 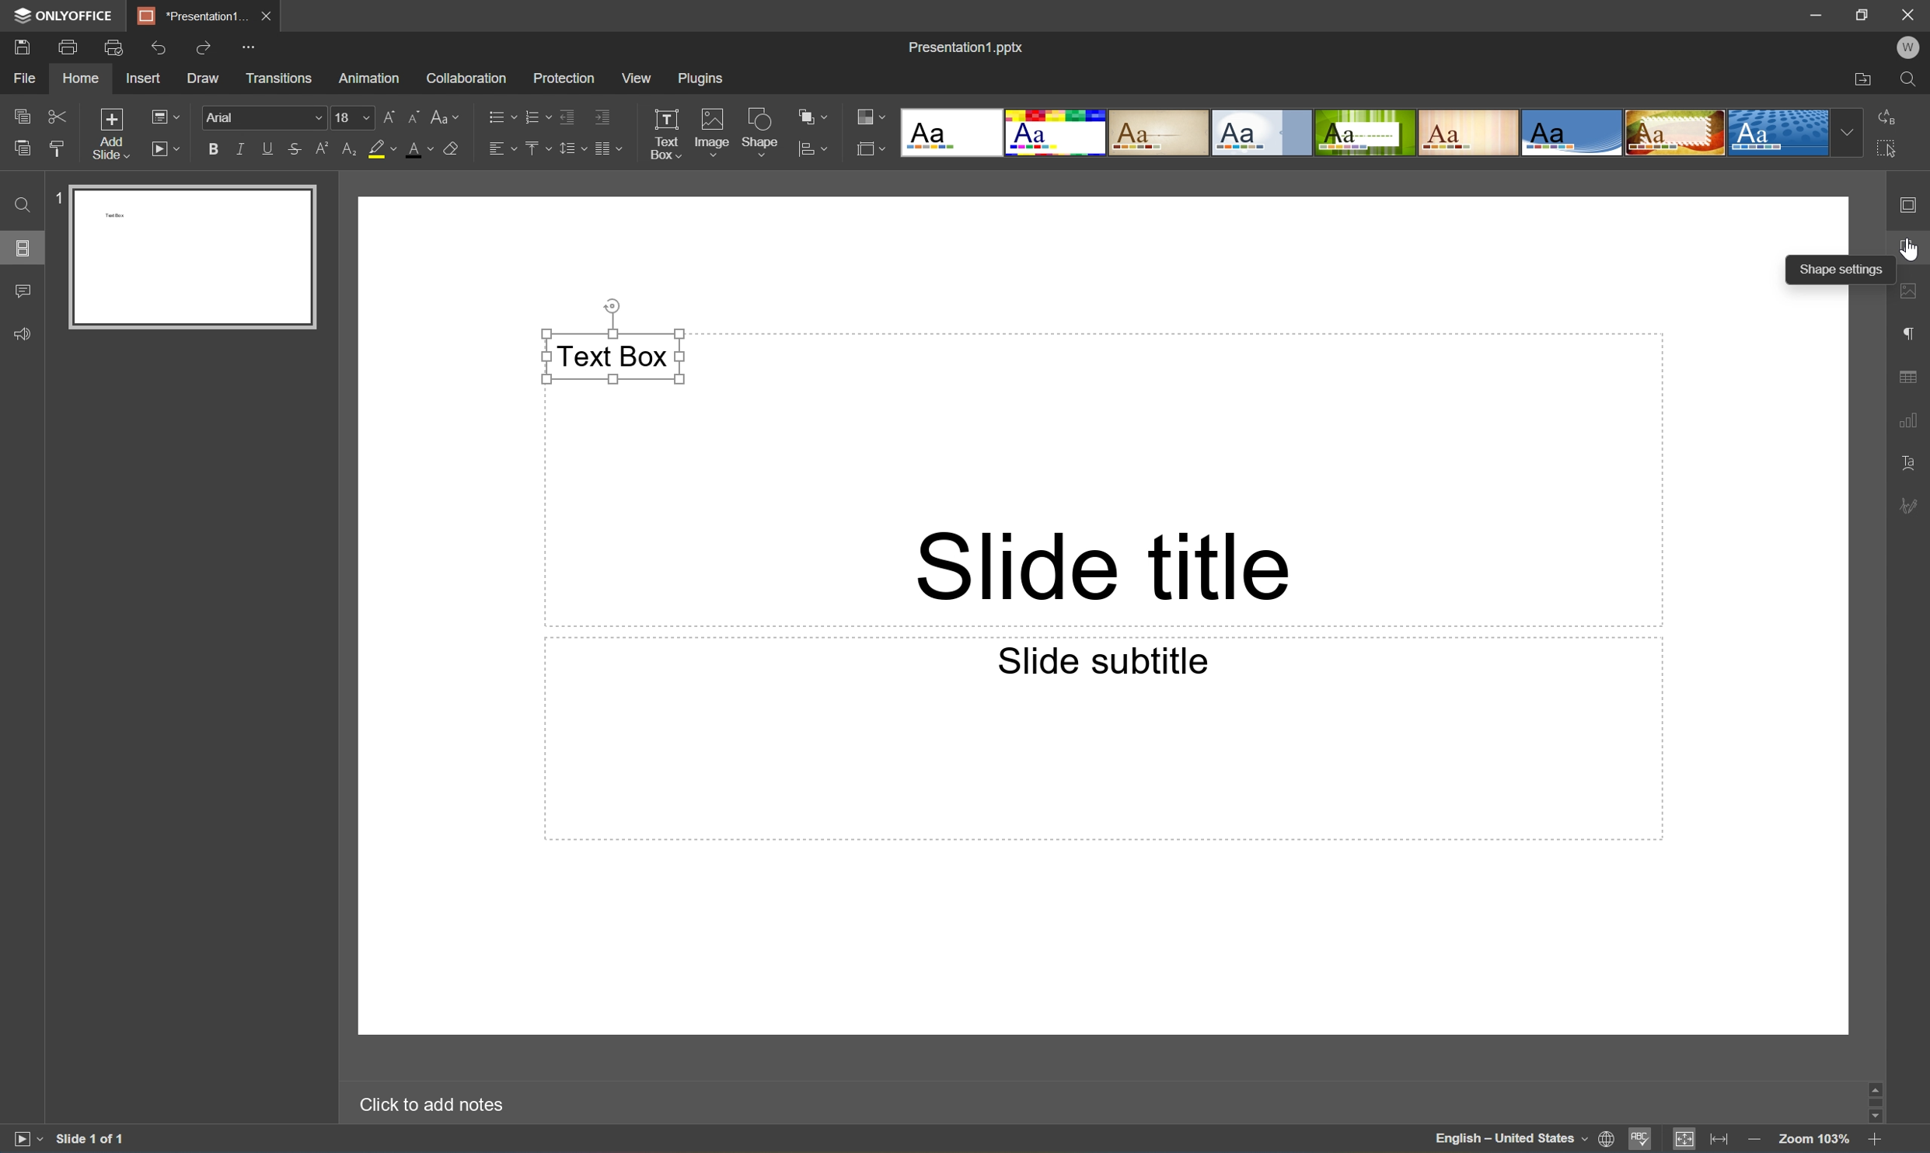 What do you see at coordinates (1843, 132) in the screenshot?
I see `Drop Down` at bounding box center [1843, 132].